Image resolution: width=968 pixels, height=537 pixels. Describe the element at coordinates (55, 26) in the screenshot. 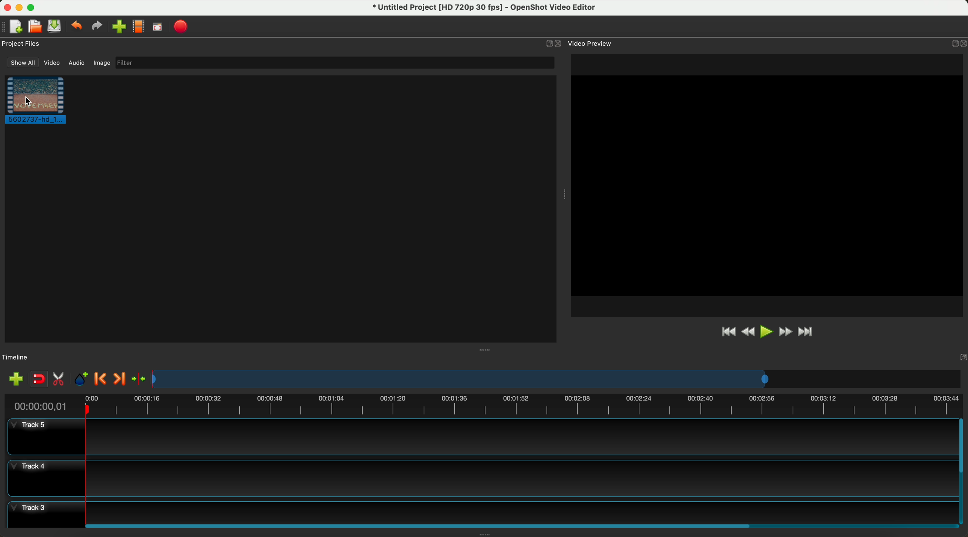

I see `save project` at that location.